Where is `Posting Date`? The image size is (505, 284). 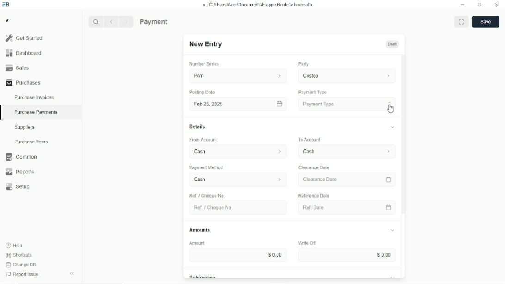 Posting Date is located at coordinates (203, 93).